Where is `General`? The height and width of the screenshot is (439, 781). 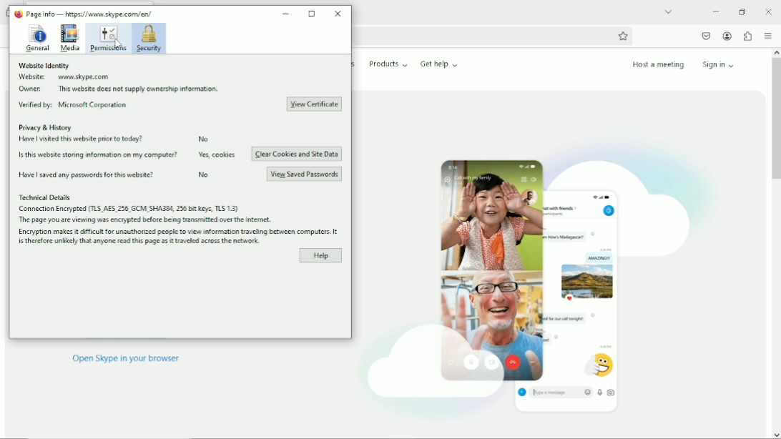 General is located at coordinates (36, 37).